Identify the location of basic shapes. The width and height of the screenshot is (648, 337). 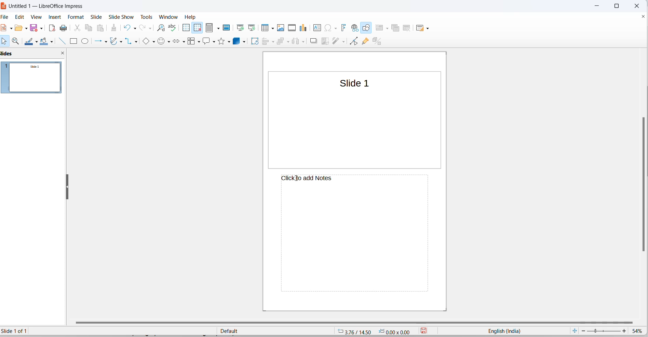
(147, 41).